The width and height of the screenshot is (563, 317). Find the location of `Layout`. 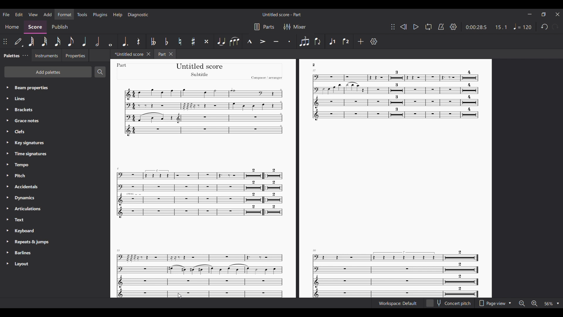

Layout is located at coordinates (21, 264).